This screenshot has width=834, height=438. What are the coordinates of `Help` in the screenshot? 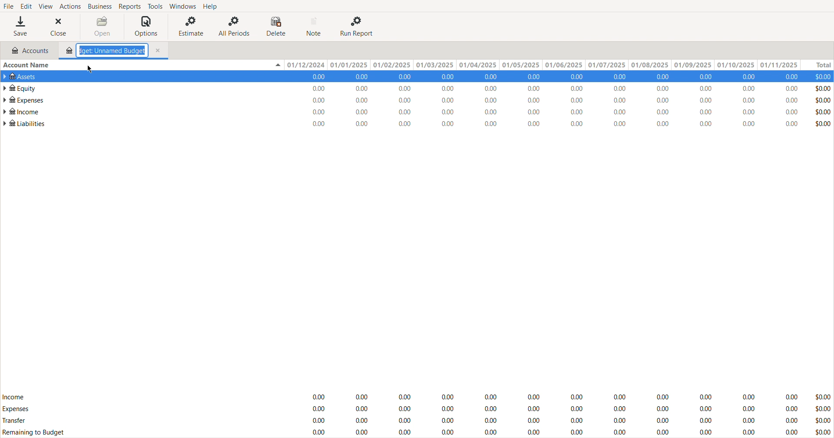 It's located at (212, 6).